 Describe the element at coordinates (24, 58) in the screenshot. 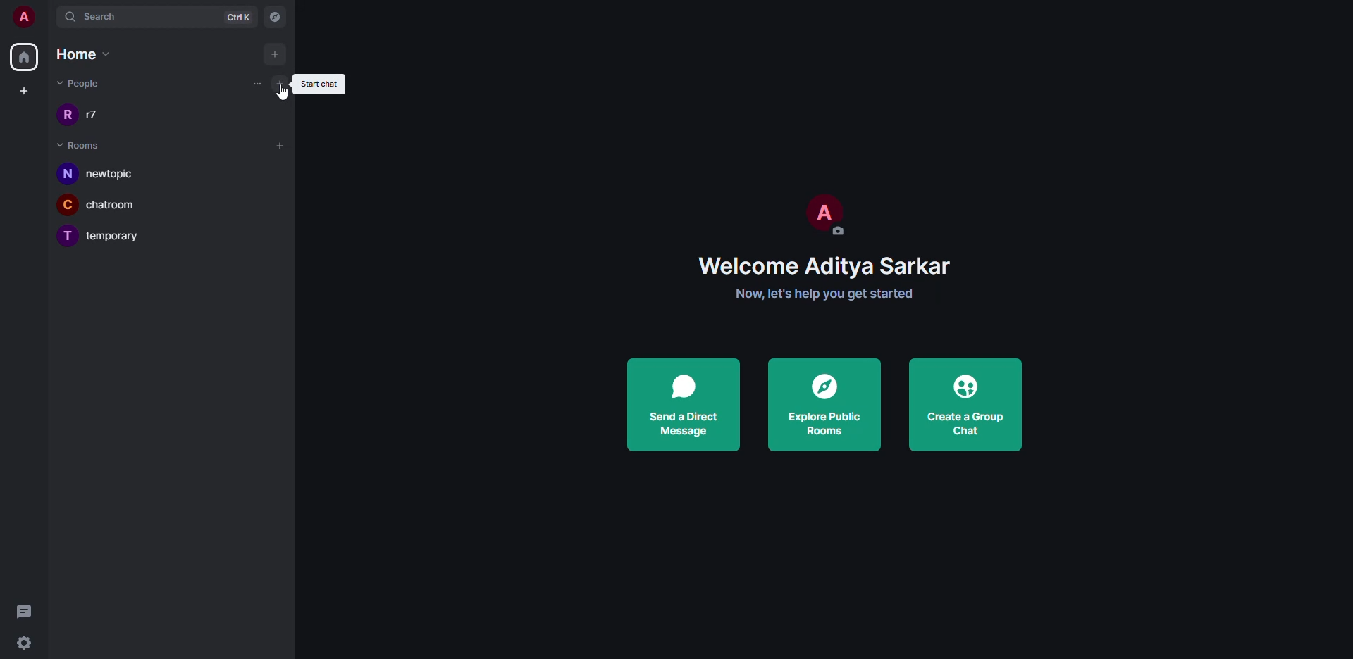

I see `home` at that location.